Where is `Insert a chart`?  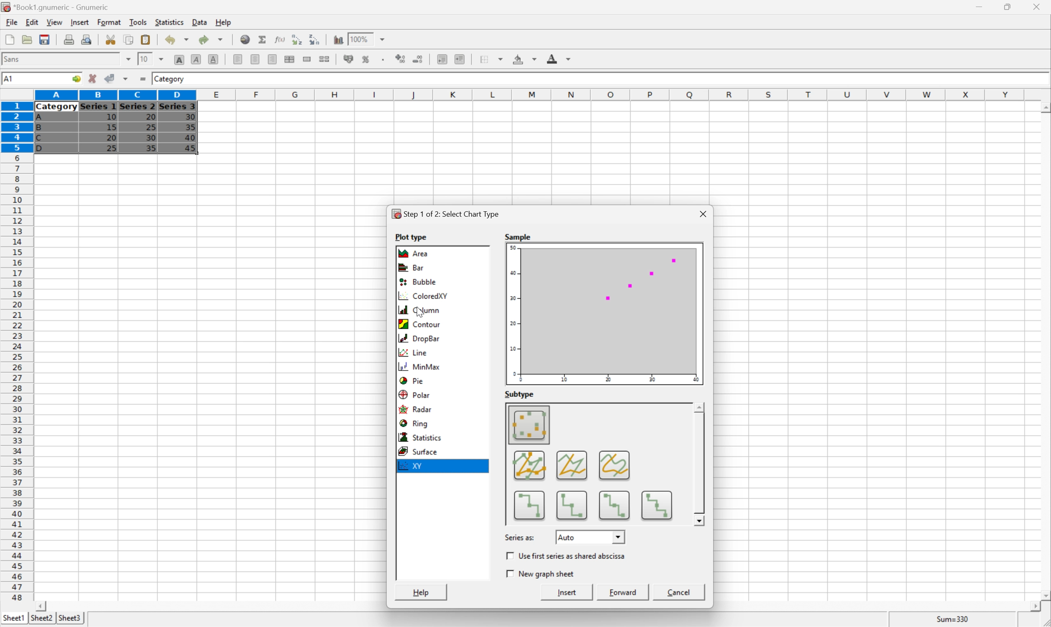 Insert a chart is located at coordinates (374, 57).